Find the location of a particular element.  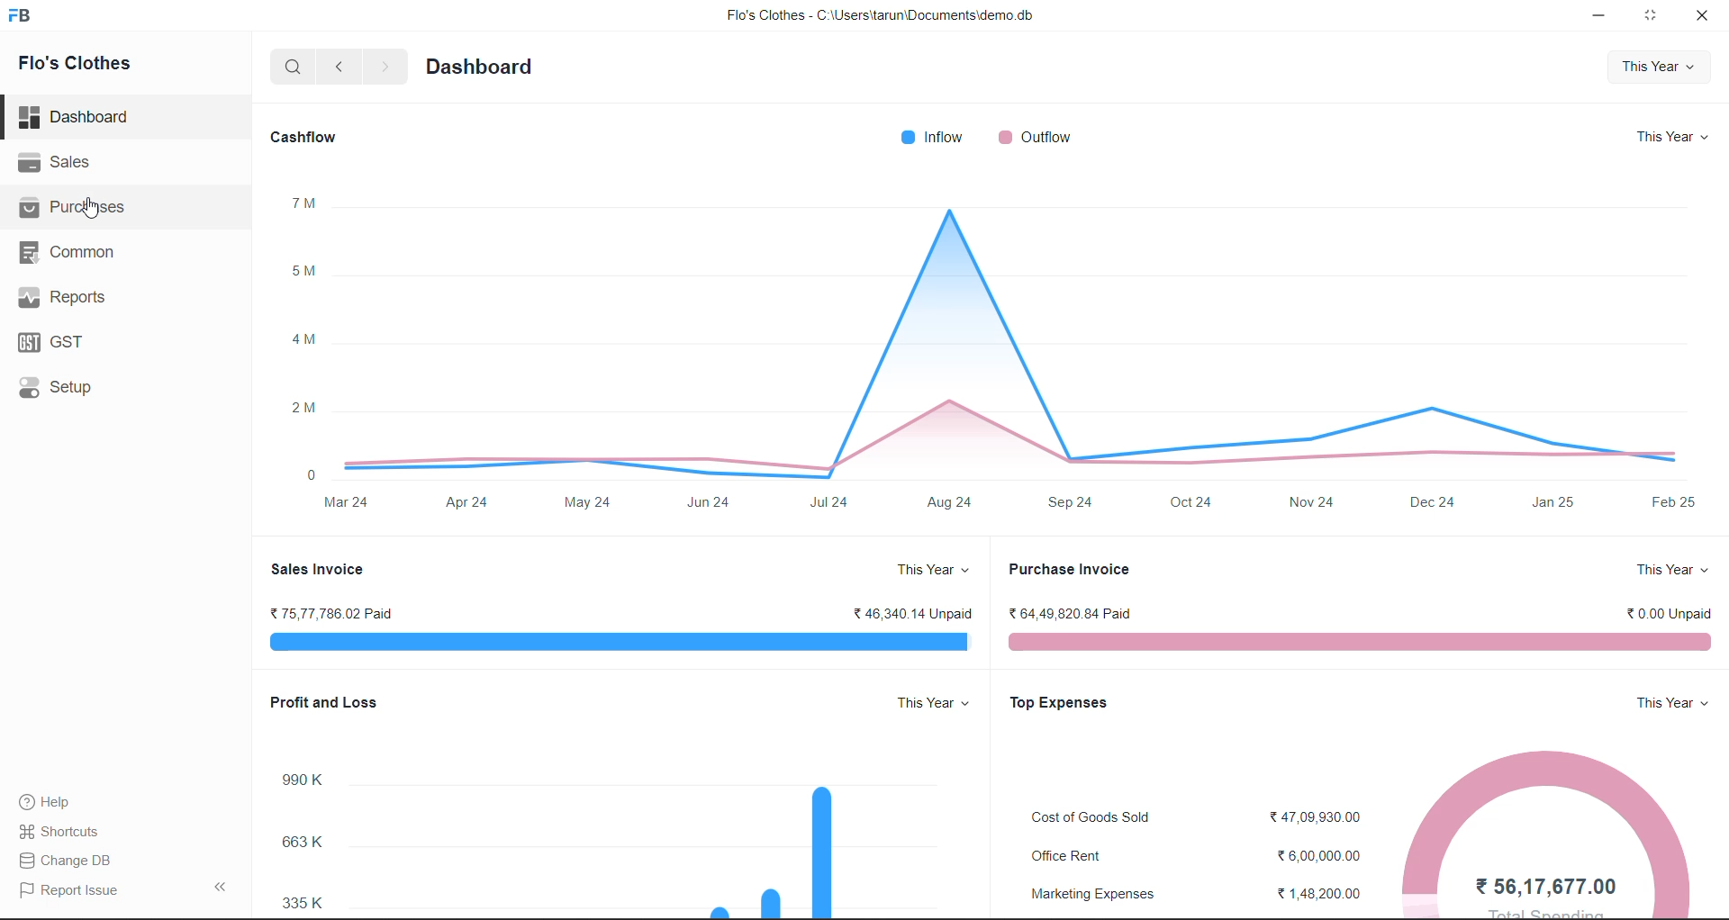

Outflow is located at coordinates (1036, 136).